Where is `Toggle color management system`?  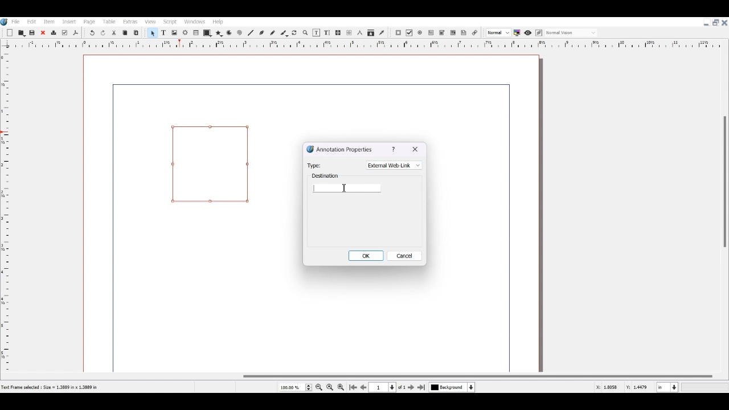 Toggle color management system is located at coordinates (518, 32).